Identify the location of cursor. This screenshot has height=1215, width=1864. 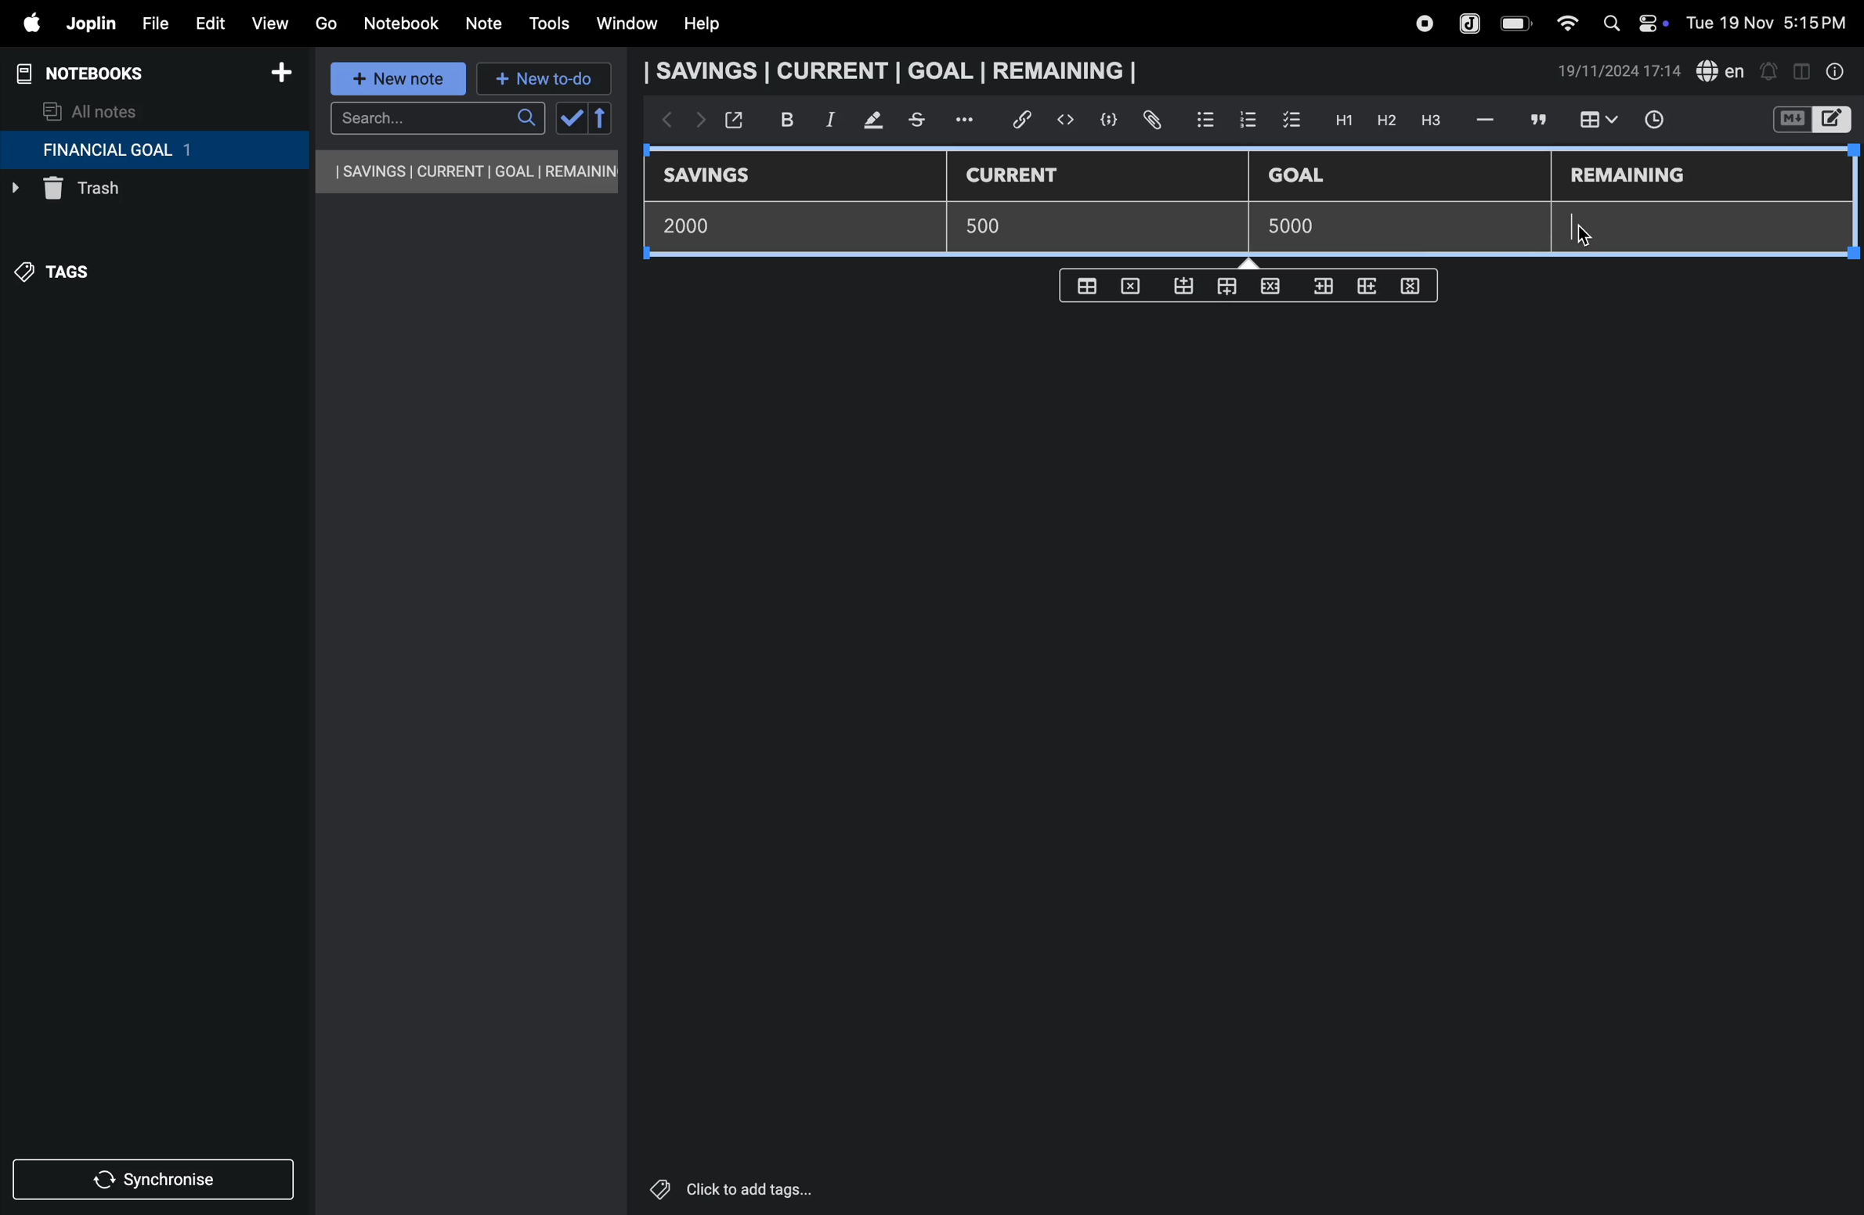
(1594, 231).